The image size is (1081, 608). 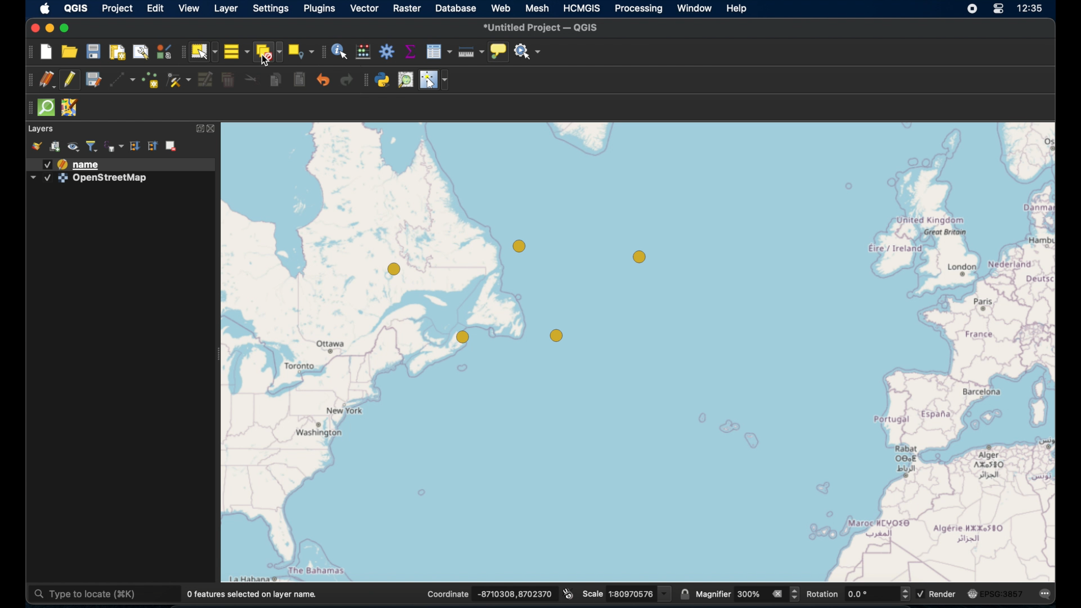 What do you see at coordinates (582, 8) in the screenshot?
I see `HCMGIS` at bounding box center [582, 8].